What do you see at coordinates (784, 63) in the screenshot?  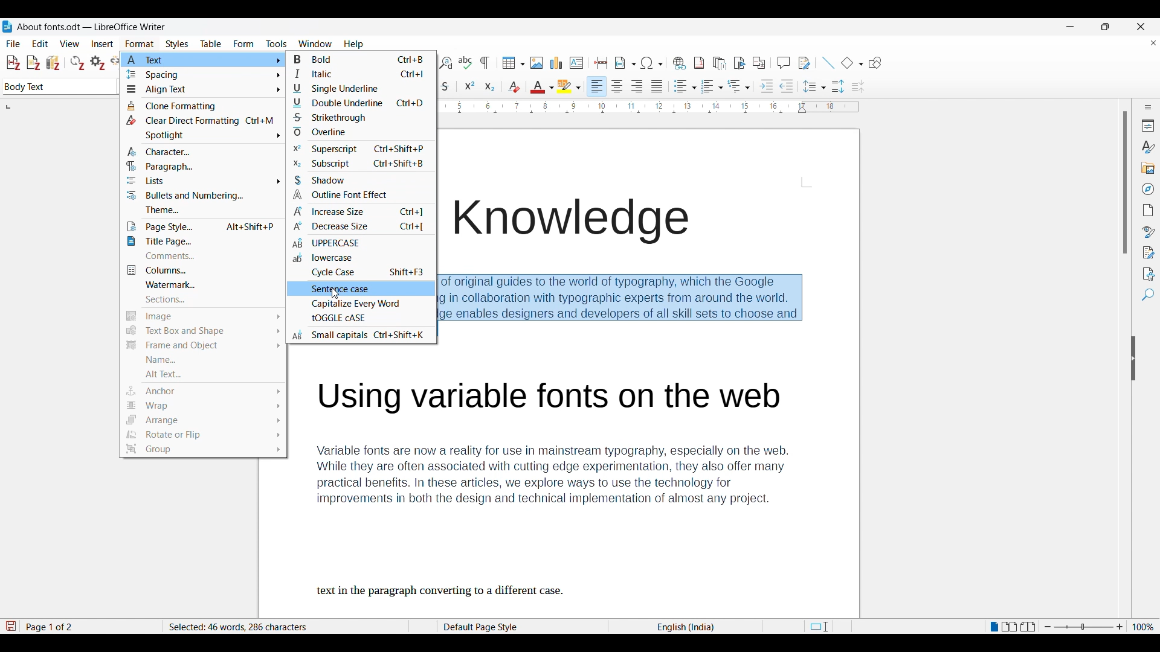 I see `Insert comment` at bounding box center [784, 63].